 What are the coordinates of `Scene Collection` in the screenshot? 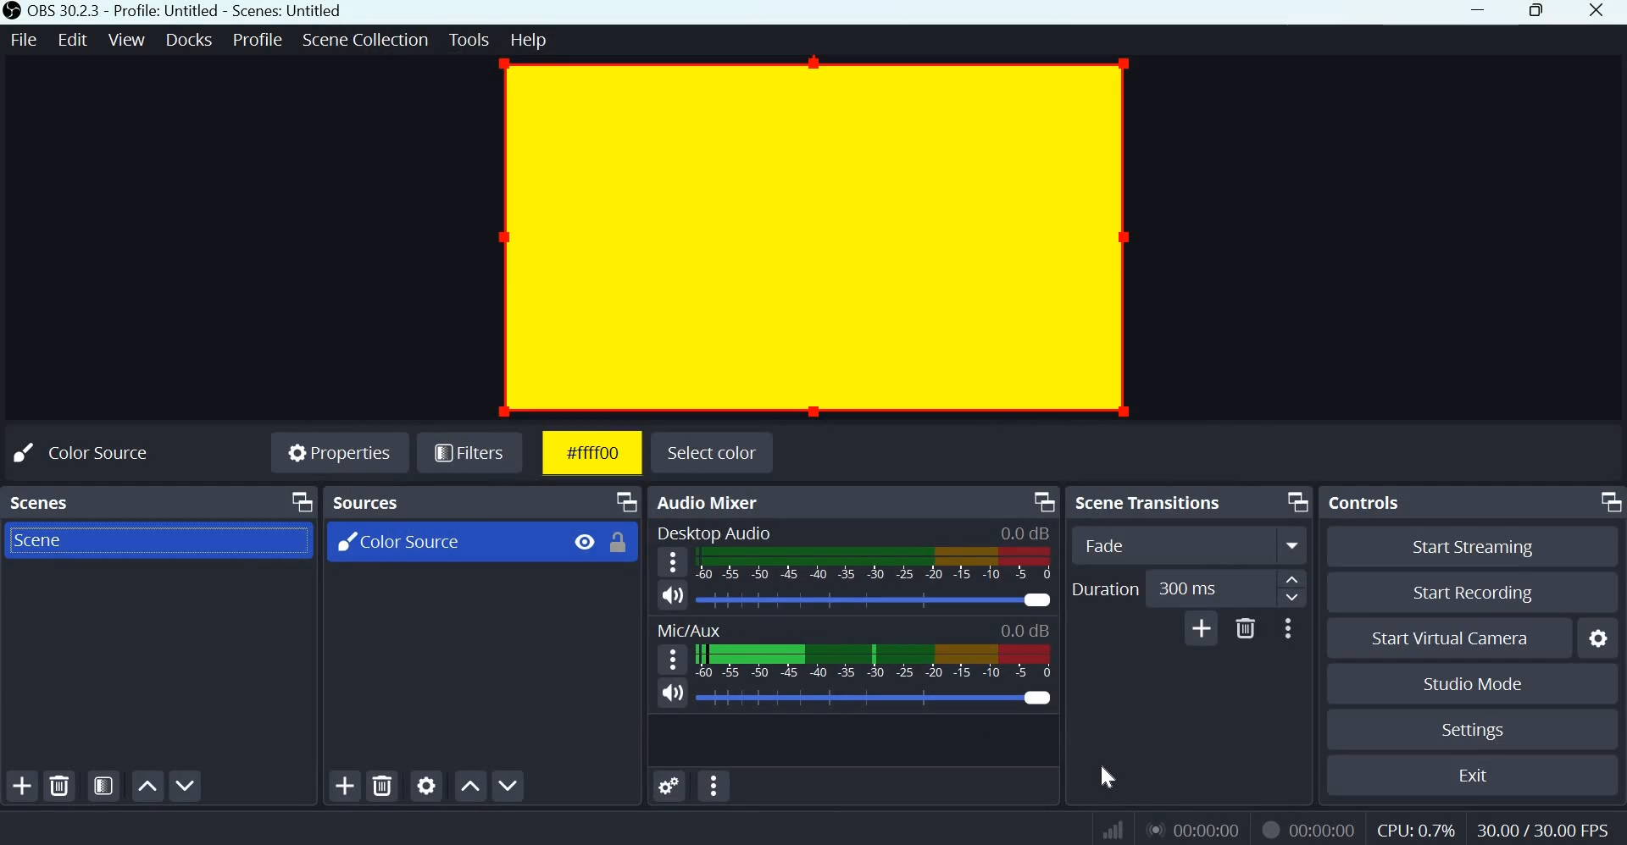 It's located at (365, 40).